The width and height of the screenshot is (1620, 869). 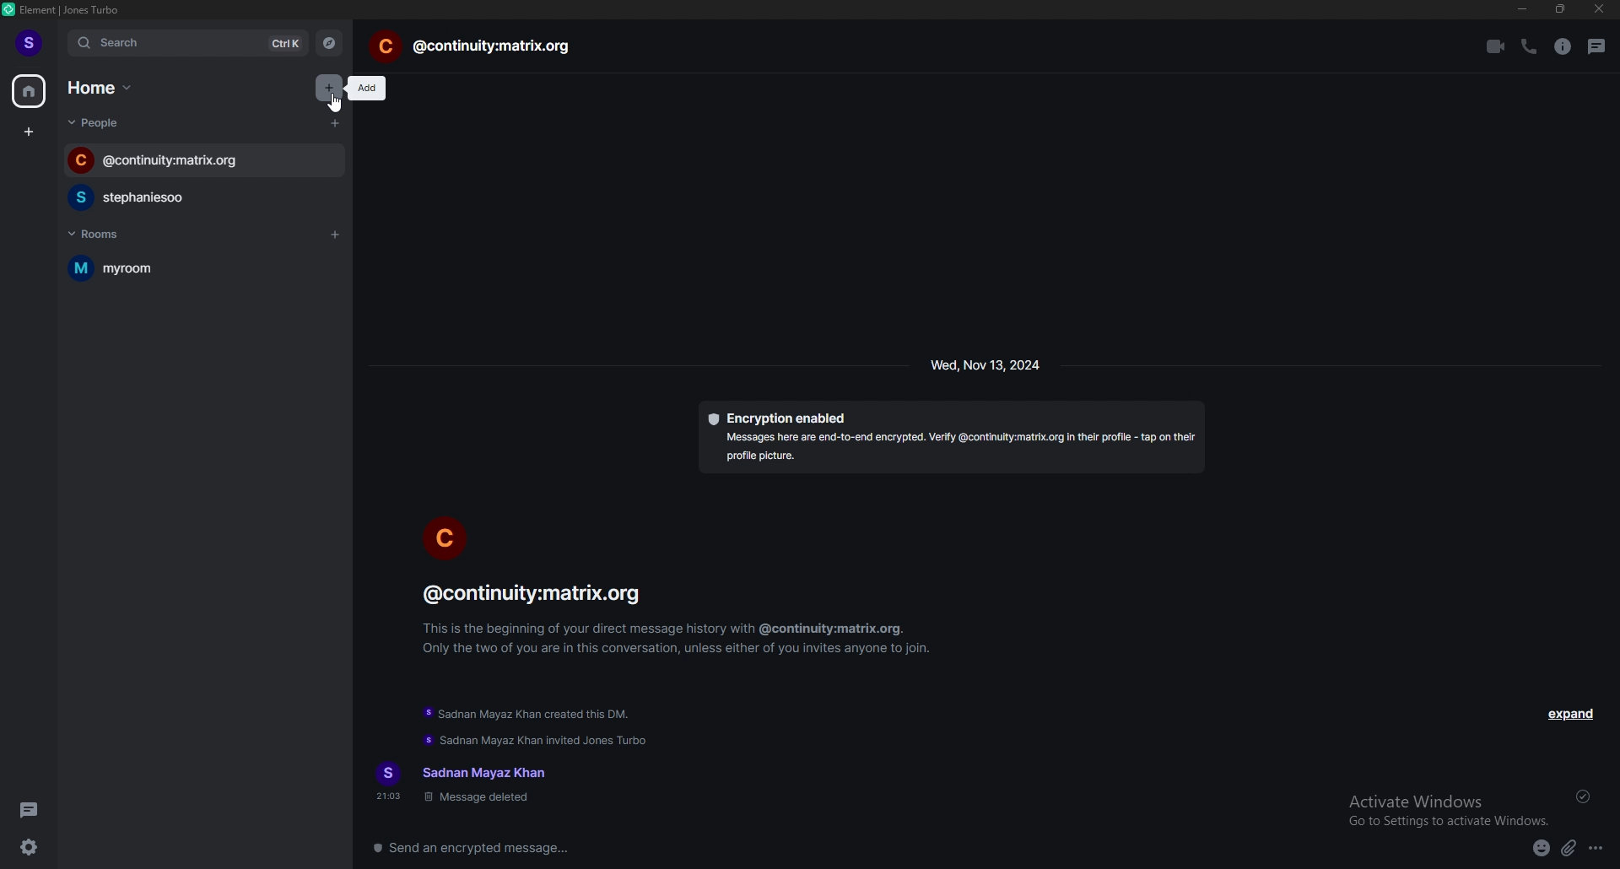 I want to click on explore rooms, so click(x=330, y=43).